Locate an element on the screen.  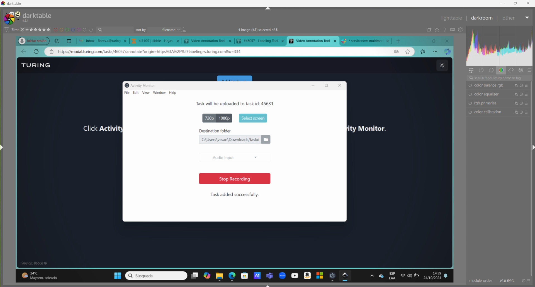
application is located at coordinates (257, 274).